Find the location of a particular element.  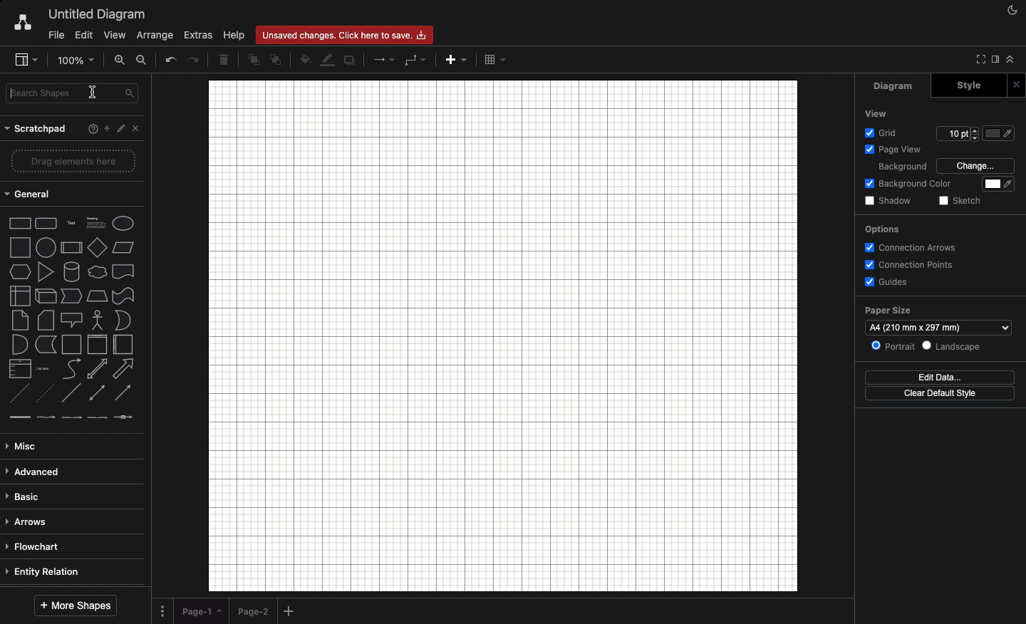

Page 2 is located at coordinates (252, 610).